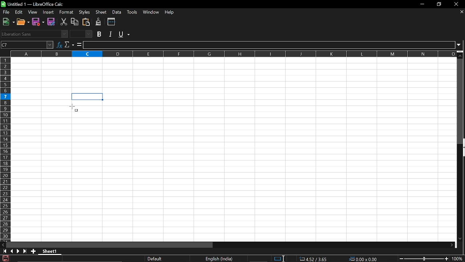 This screenshot has width=465, height=262. I want to click on Split window, so click(112, 21).